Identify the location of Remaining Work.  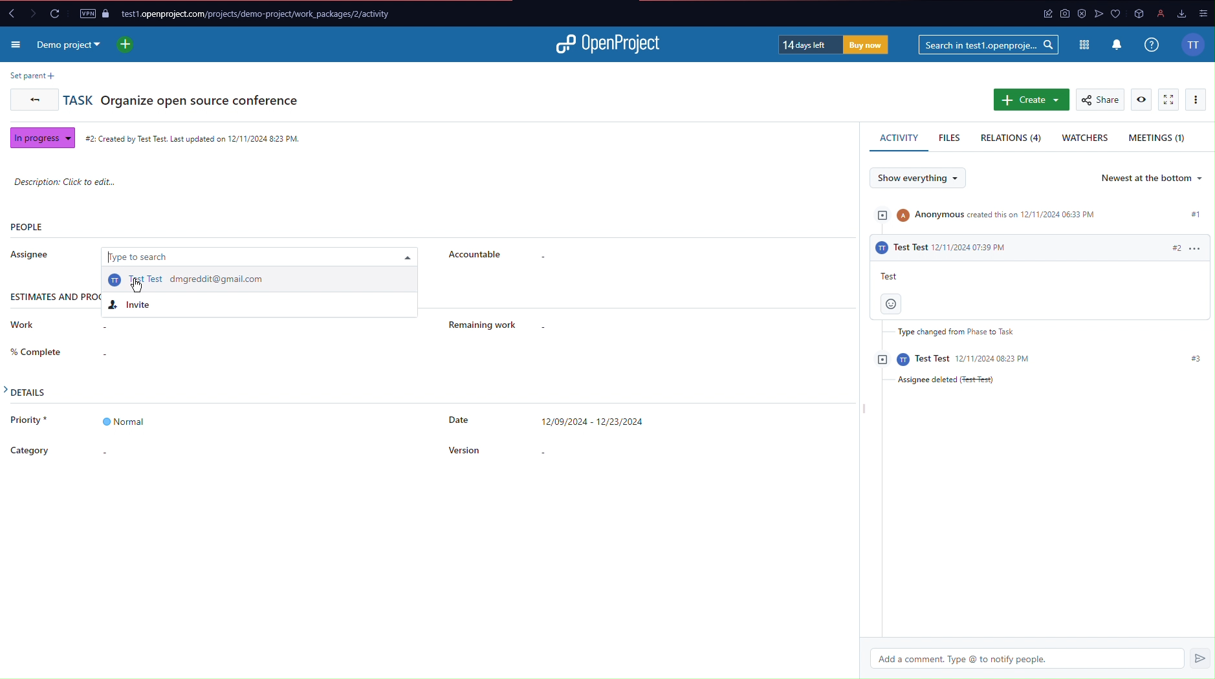
(477, 321).